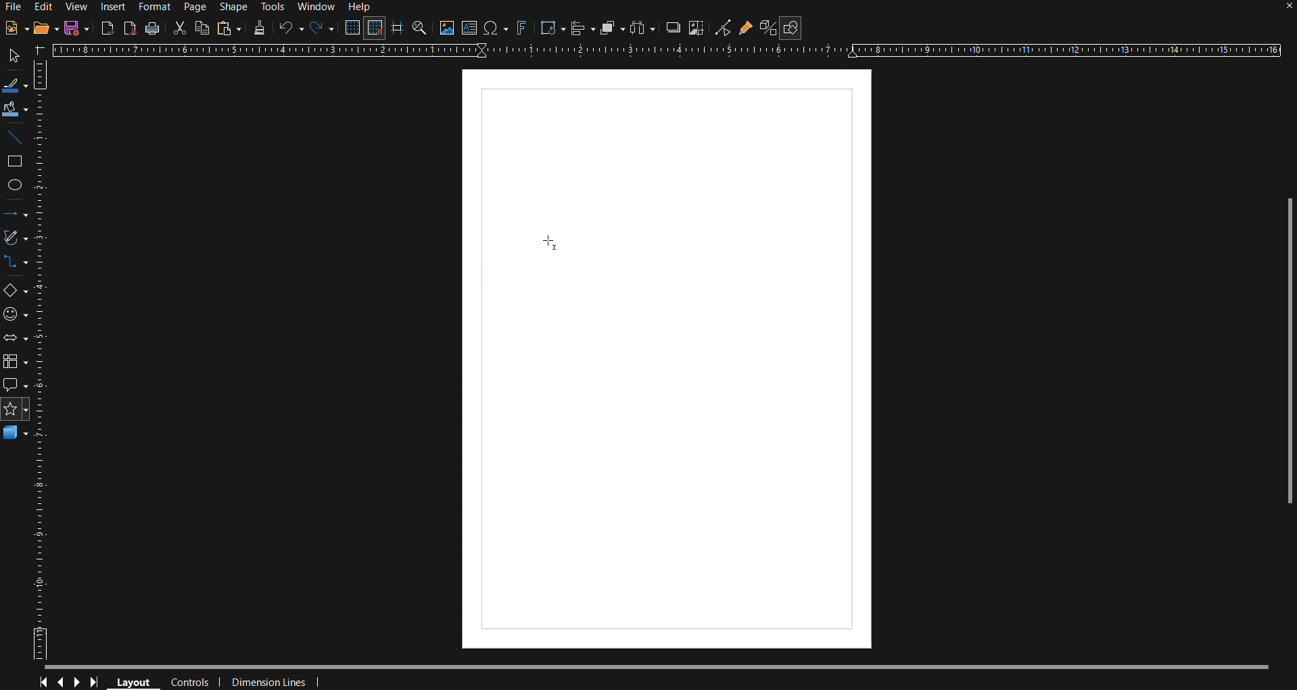 This screenshot has height=690, width=1297. What do you see at coordinates (45, 28) in the screenshot?
I see `Open` at bounding box center [45, 28].